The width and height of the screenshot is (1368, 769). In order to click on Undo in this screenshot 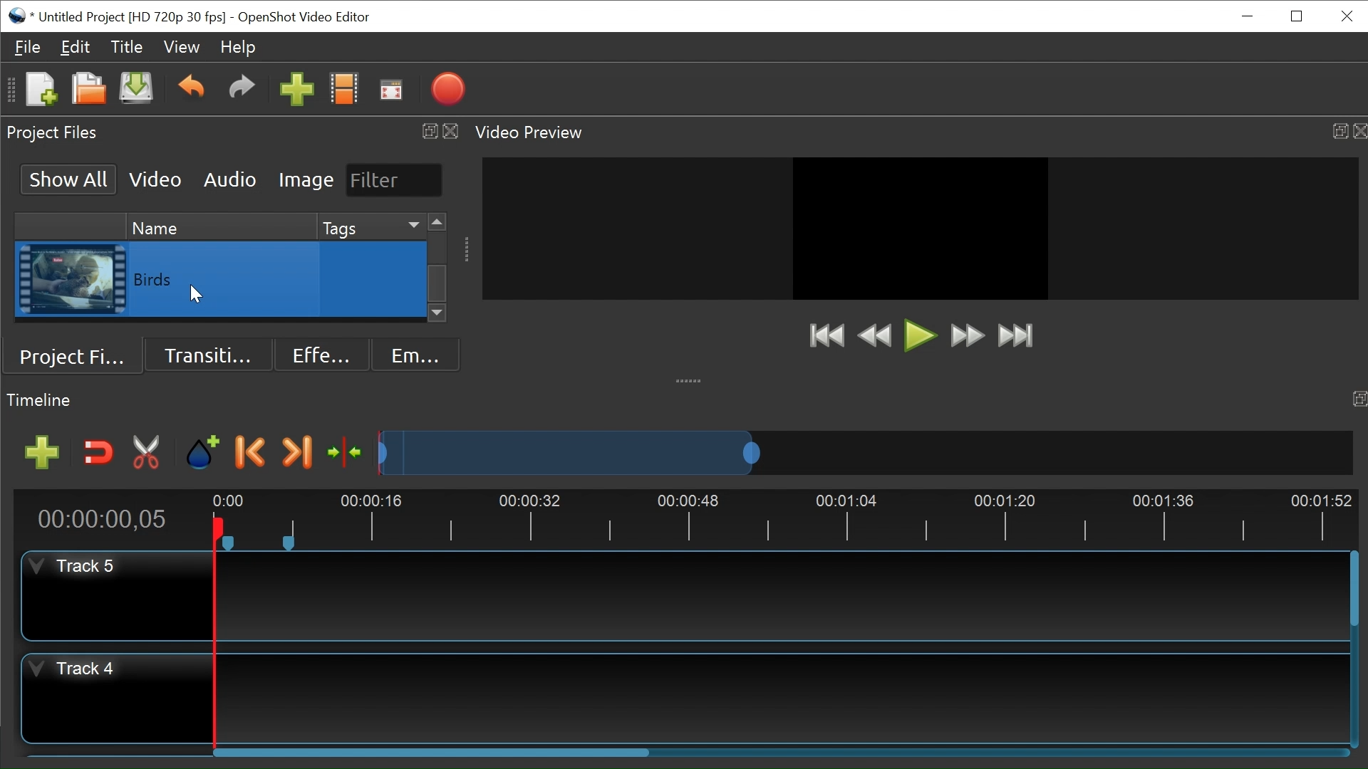, I will do `click(191, 89)`.